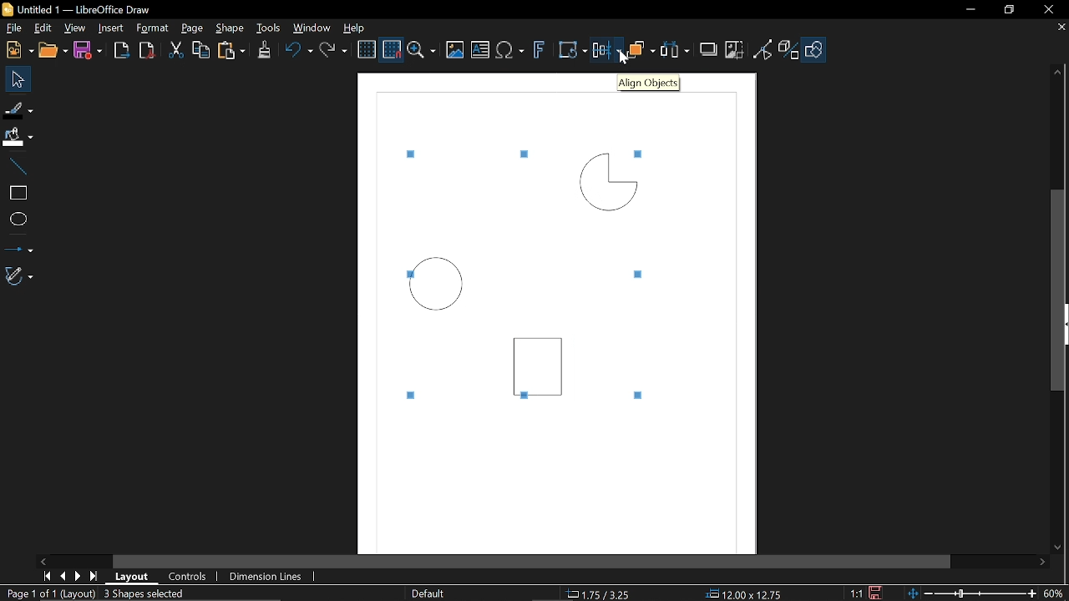  What do you see at coordinates (21, 246) in the screenshot?
I see `Lines and arrows` at bounding box center [21, 246].